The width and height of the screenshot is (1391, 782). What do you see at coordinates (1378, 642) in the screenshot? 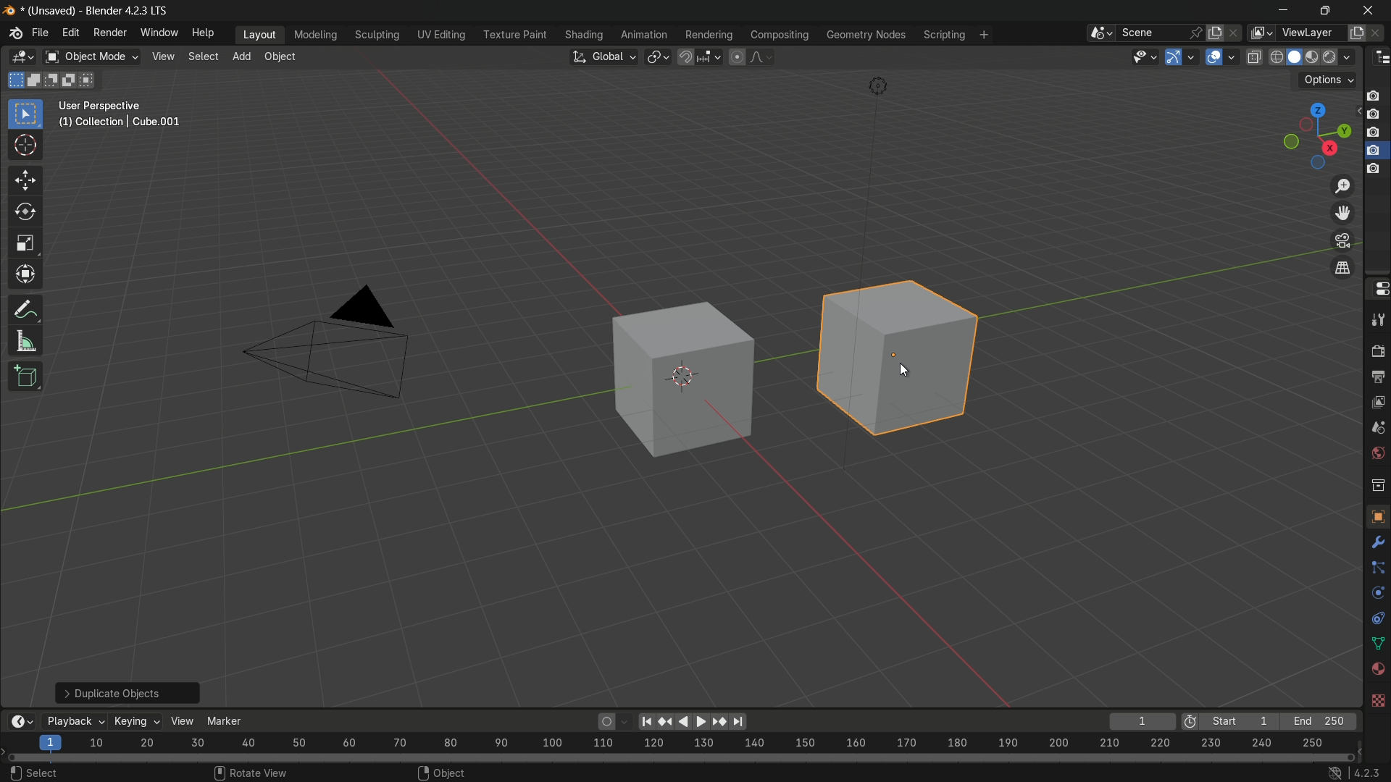
I see `data` at bounding box center [1378, 642].